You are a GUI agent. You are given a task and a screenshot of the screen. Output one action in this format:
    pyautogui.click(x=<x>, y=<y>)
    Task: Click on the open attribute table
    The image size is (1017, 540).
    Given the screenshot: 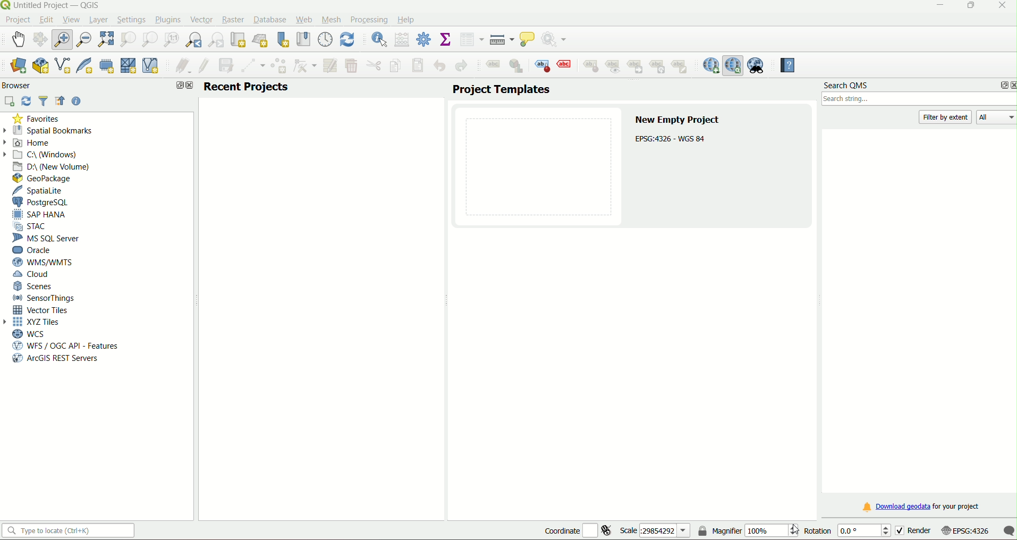 What is the action you would take?
    pyautogui.click(x=471, y=40)
    